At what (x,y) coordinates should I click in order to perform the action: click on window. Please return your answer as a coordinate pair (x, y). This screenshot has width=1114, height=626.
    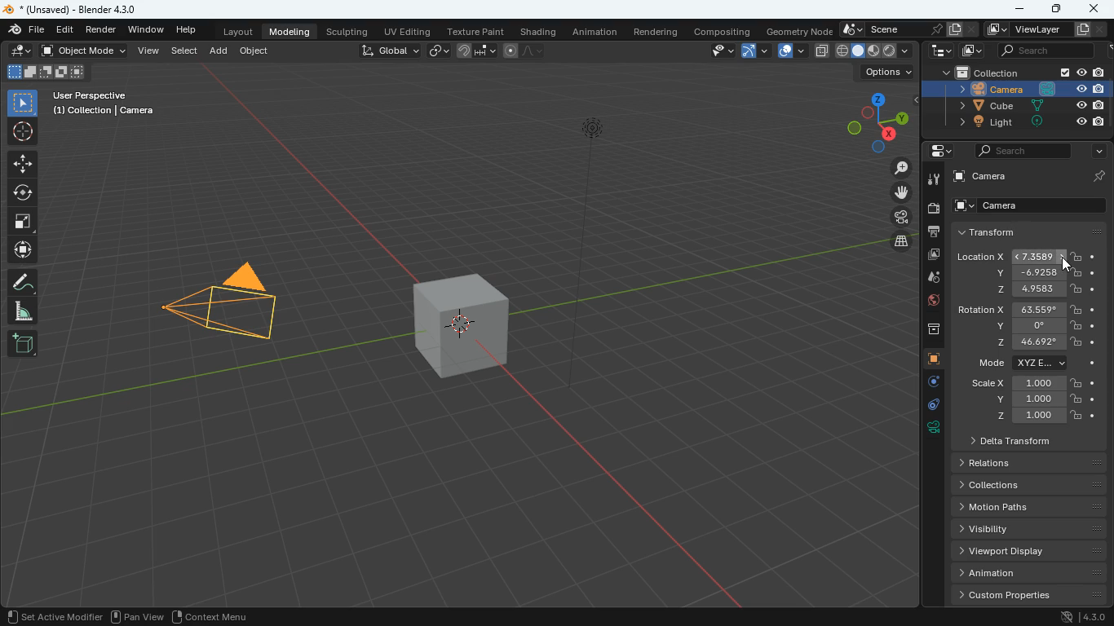
    Looking at the image, I should click on (147, 30).